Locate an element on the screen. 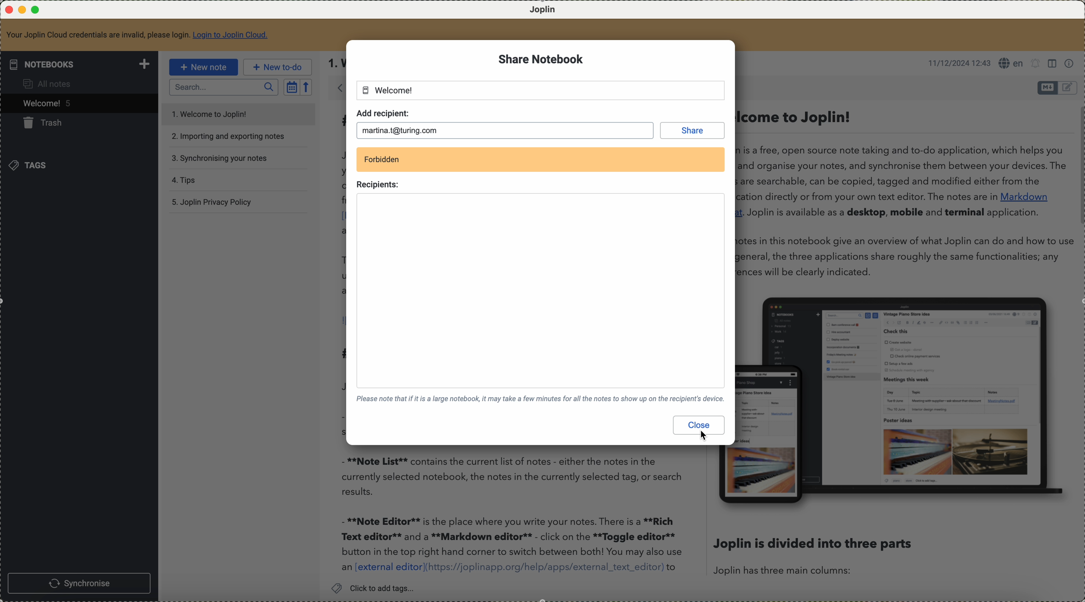 This screenshot has width=1085, height=602. synchronise is located at coordinates (79, 583).